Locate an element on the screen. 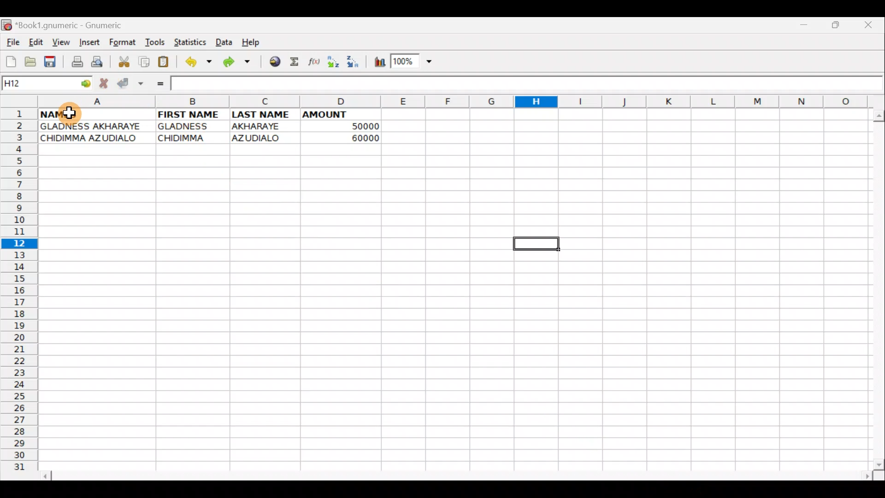 This screenshot has width=885, height=498. Format is located at coordinates (125, 43).